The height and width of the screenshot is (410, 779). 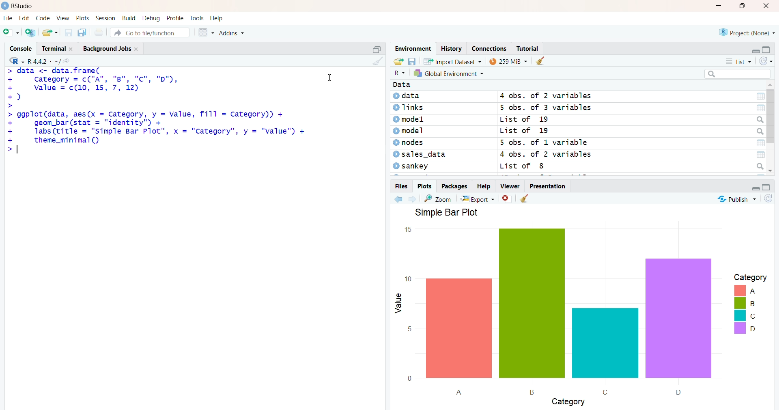 I want to click on save workspace as, so click(x=412, y=61).